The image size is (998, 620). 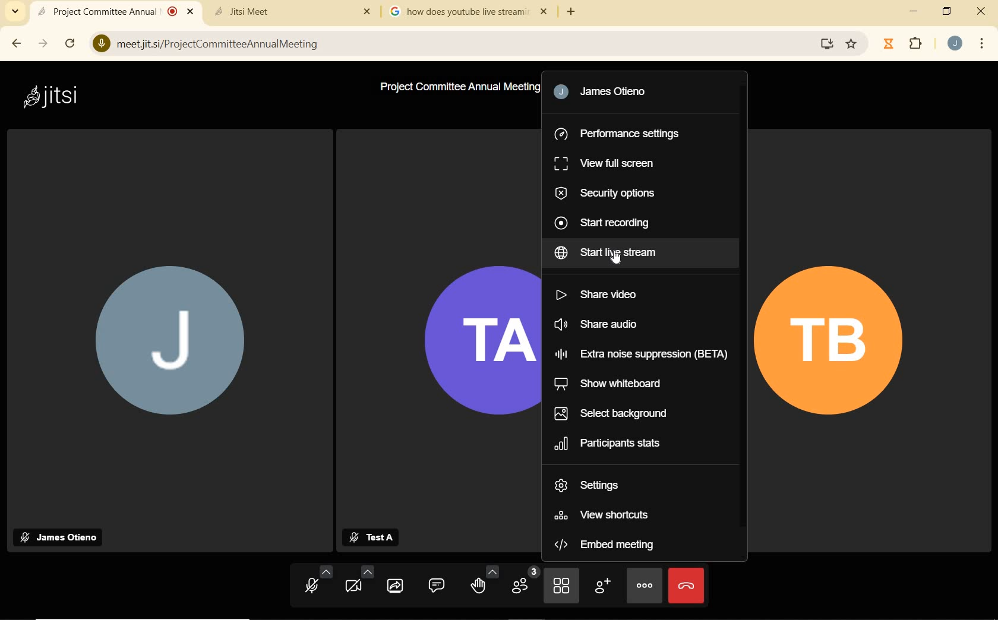 I want to click on address bar, so click(x=465, y=43).